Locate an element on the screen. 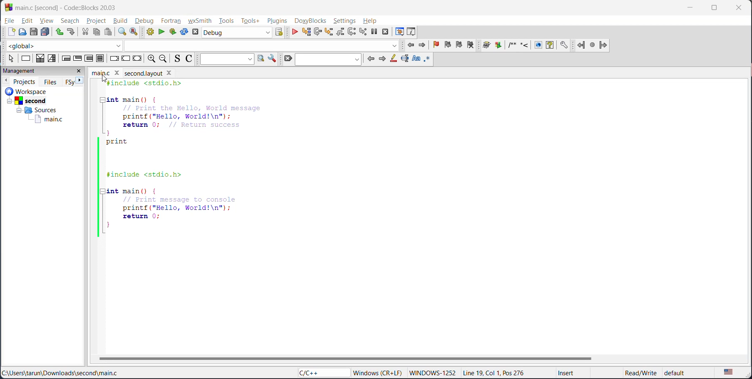  projects is located at coordinates (25, 81).